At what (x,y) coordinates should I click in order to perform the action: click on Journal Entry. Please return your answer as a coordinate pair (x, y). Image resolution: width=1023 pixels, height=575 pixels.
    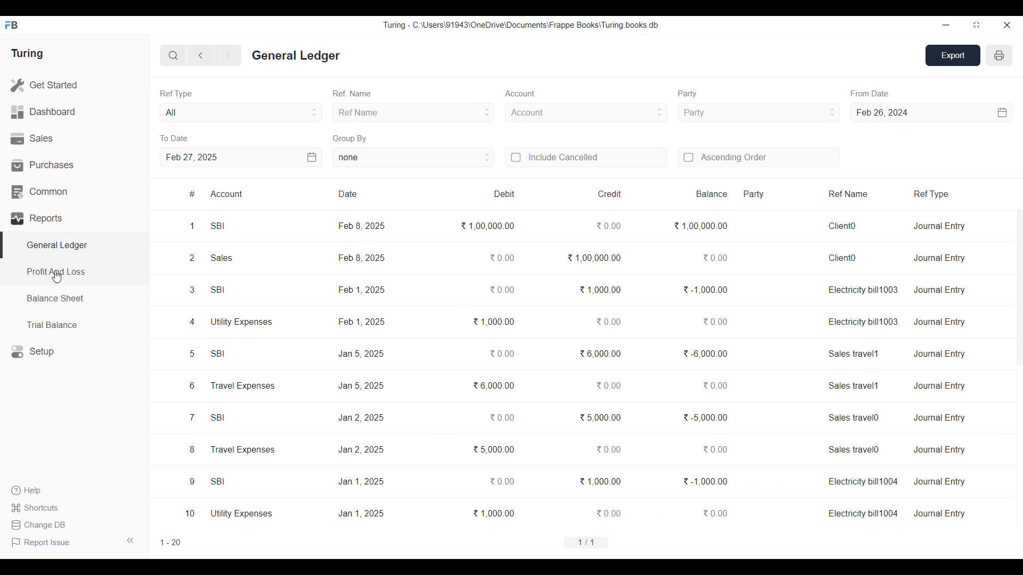
    Looking at the image, I should click on (941, 481).